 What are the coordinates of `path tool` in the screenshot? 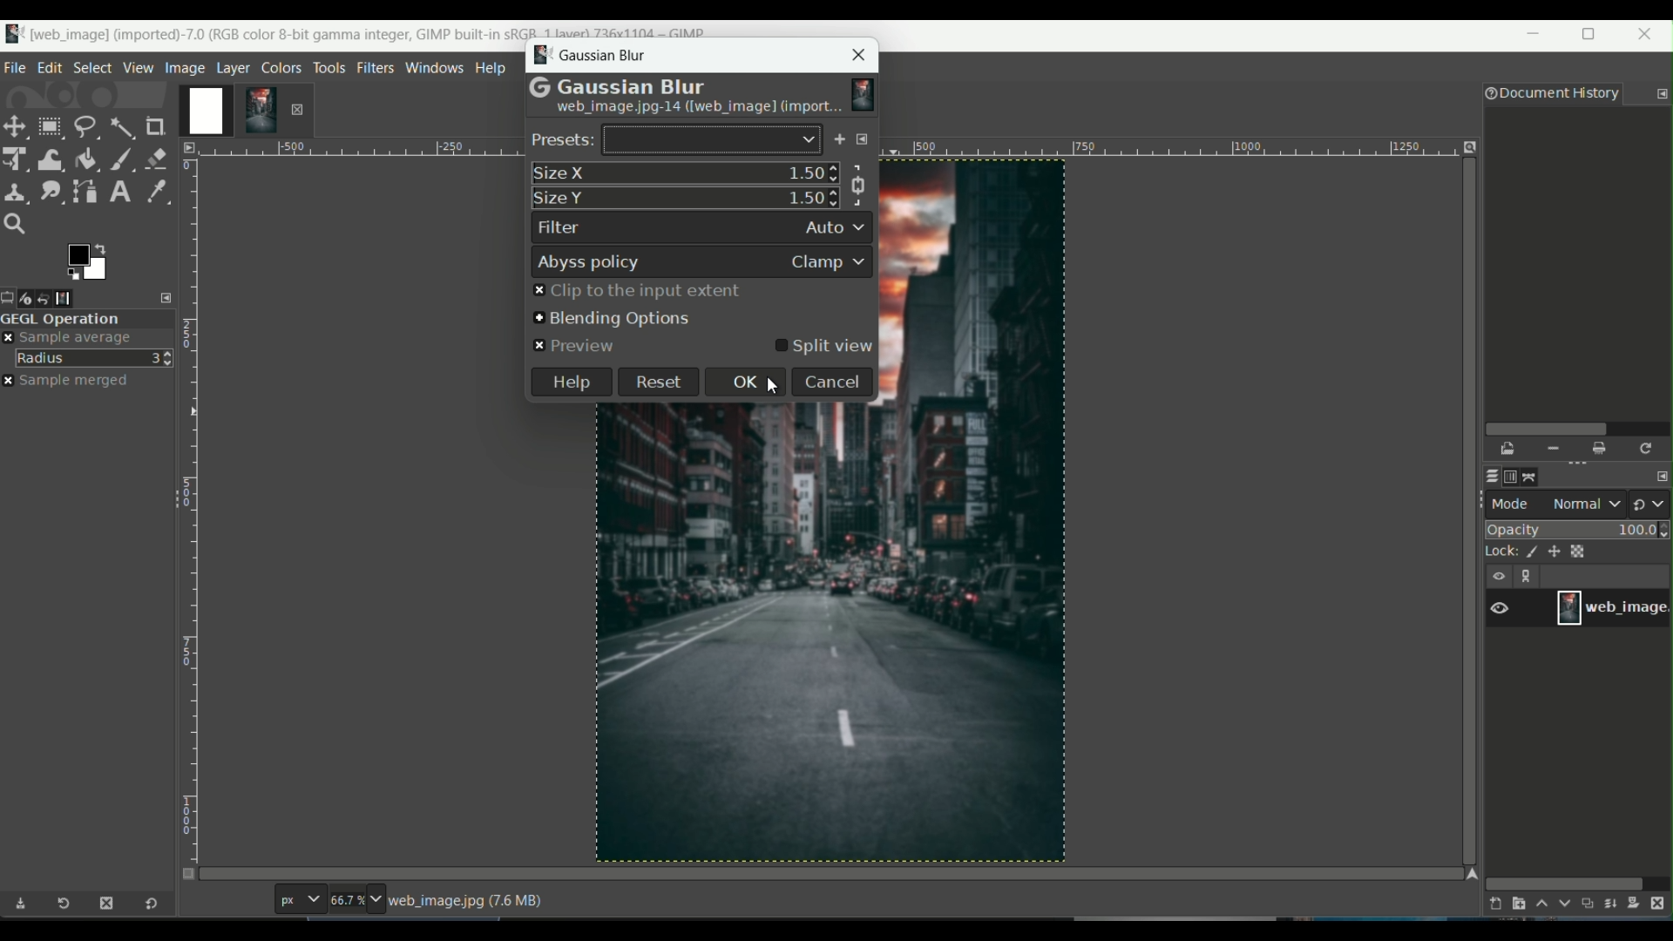 It's located at (86, 190).